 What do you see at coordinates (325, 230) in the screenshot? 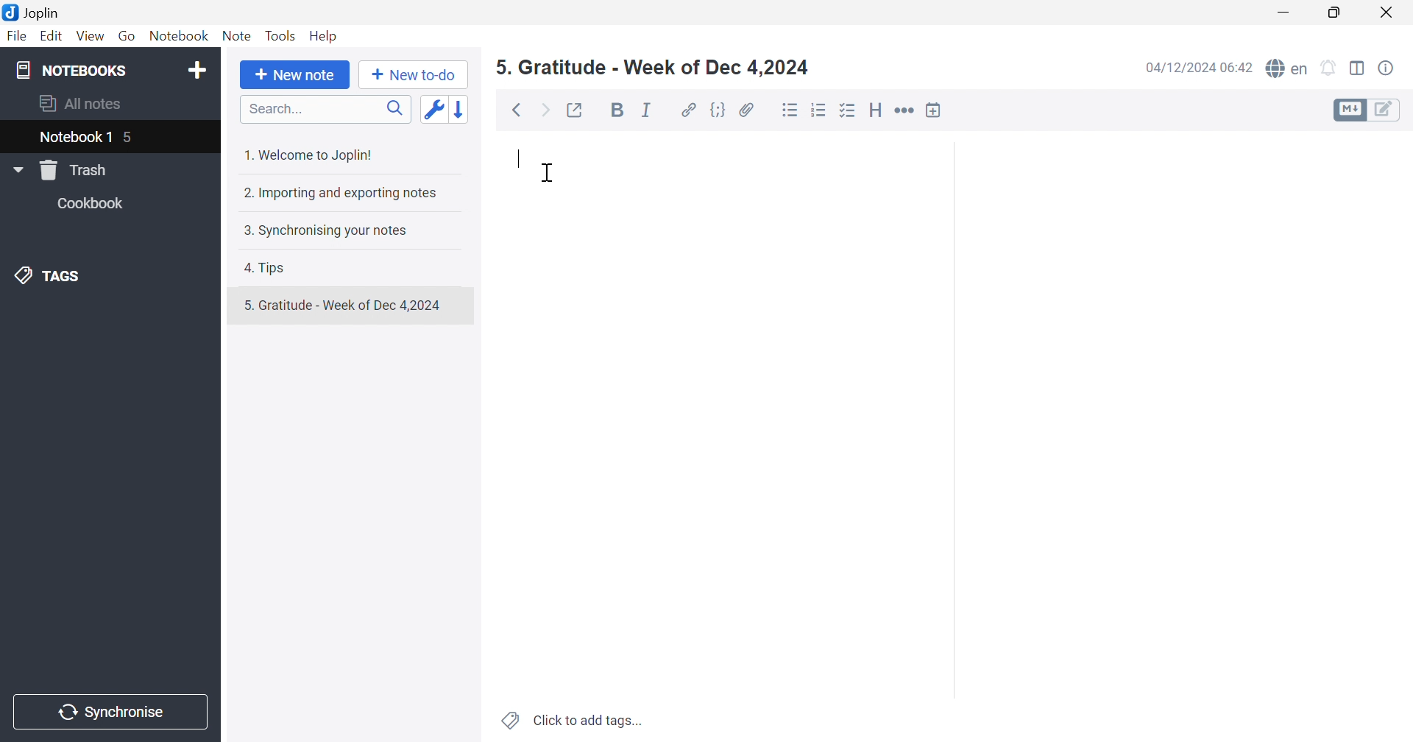
I see `3. Synchronising your notes` at bounding box center [325, 230].